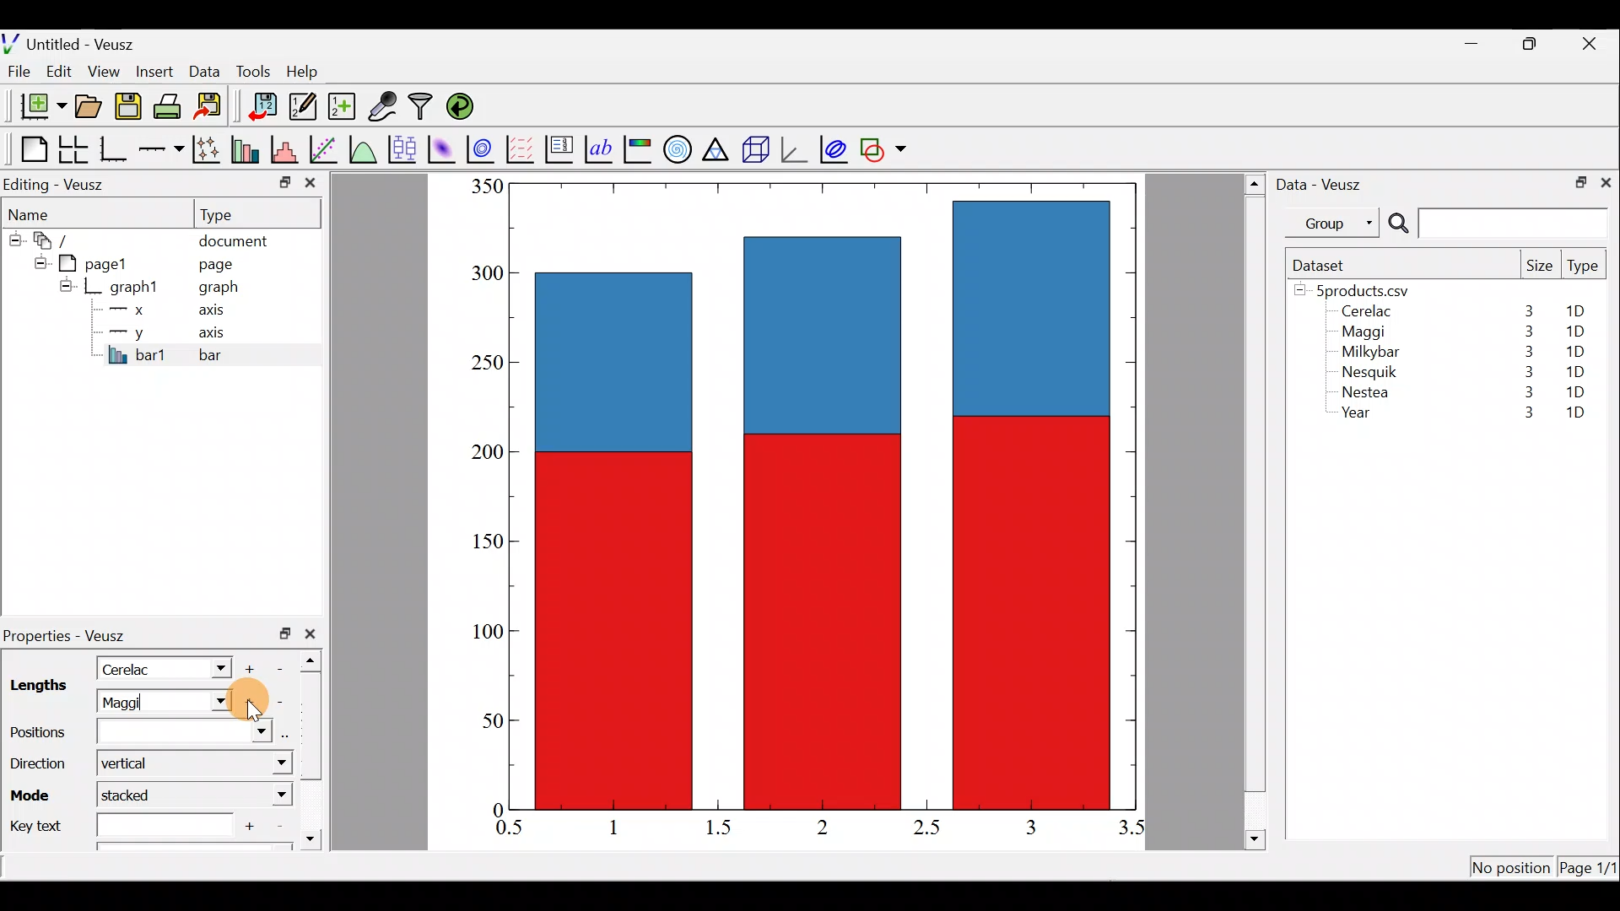 The width and height of the screenshot is (1620, 911). Describe the element at coordinates (424, 108) in the screenshot. I see `Filter data` at that location.